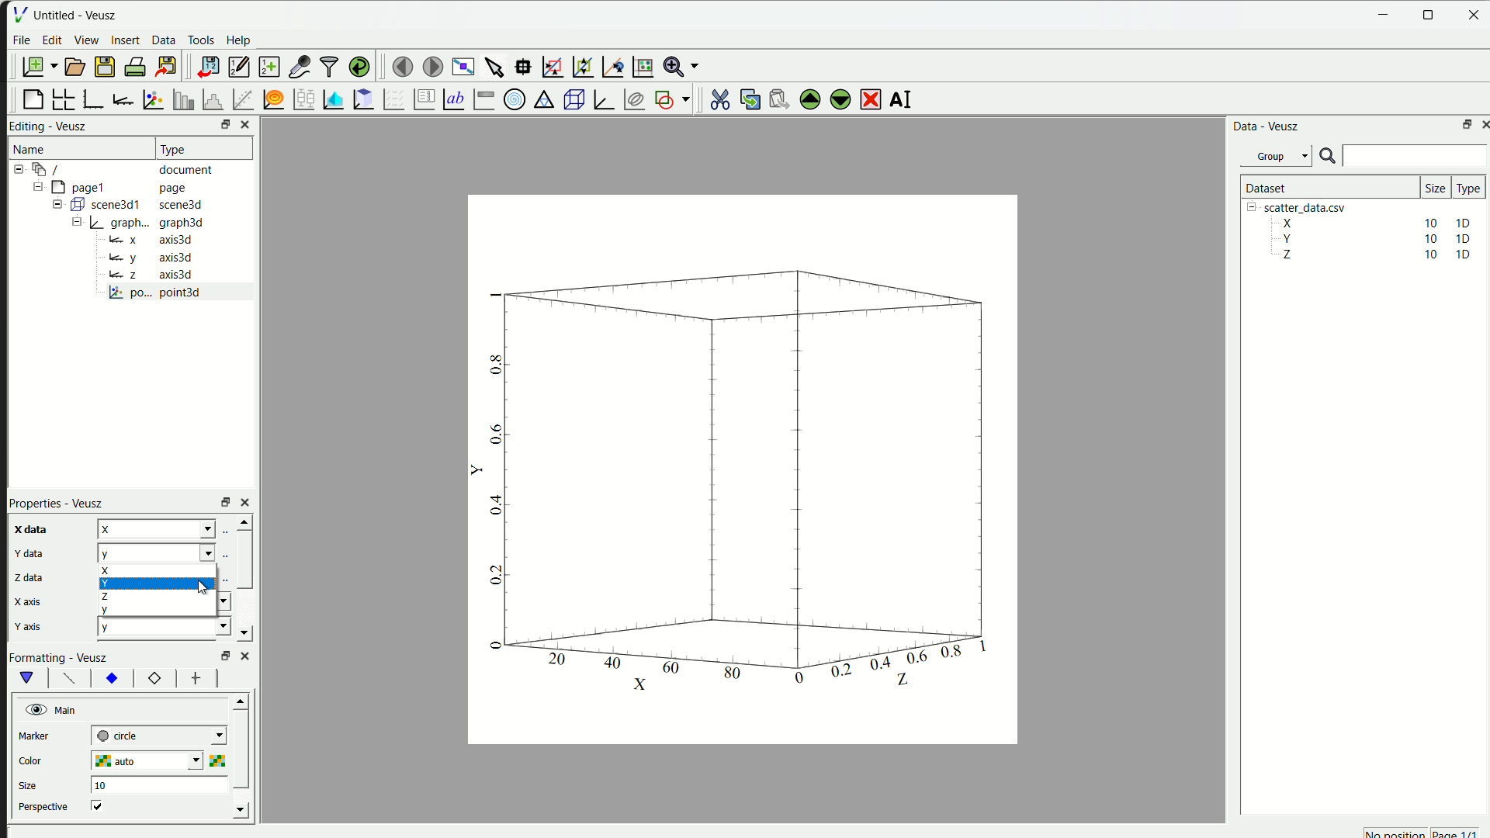  What do you see at coordinates (36, 65) in the screenshot?
I see `new document` at bounding box center [36, 65].